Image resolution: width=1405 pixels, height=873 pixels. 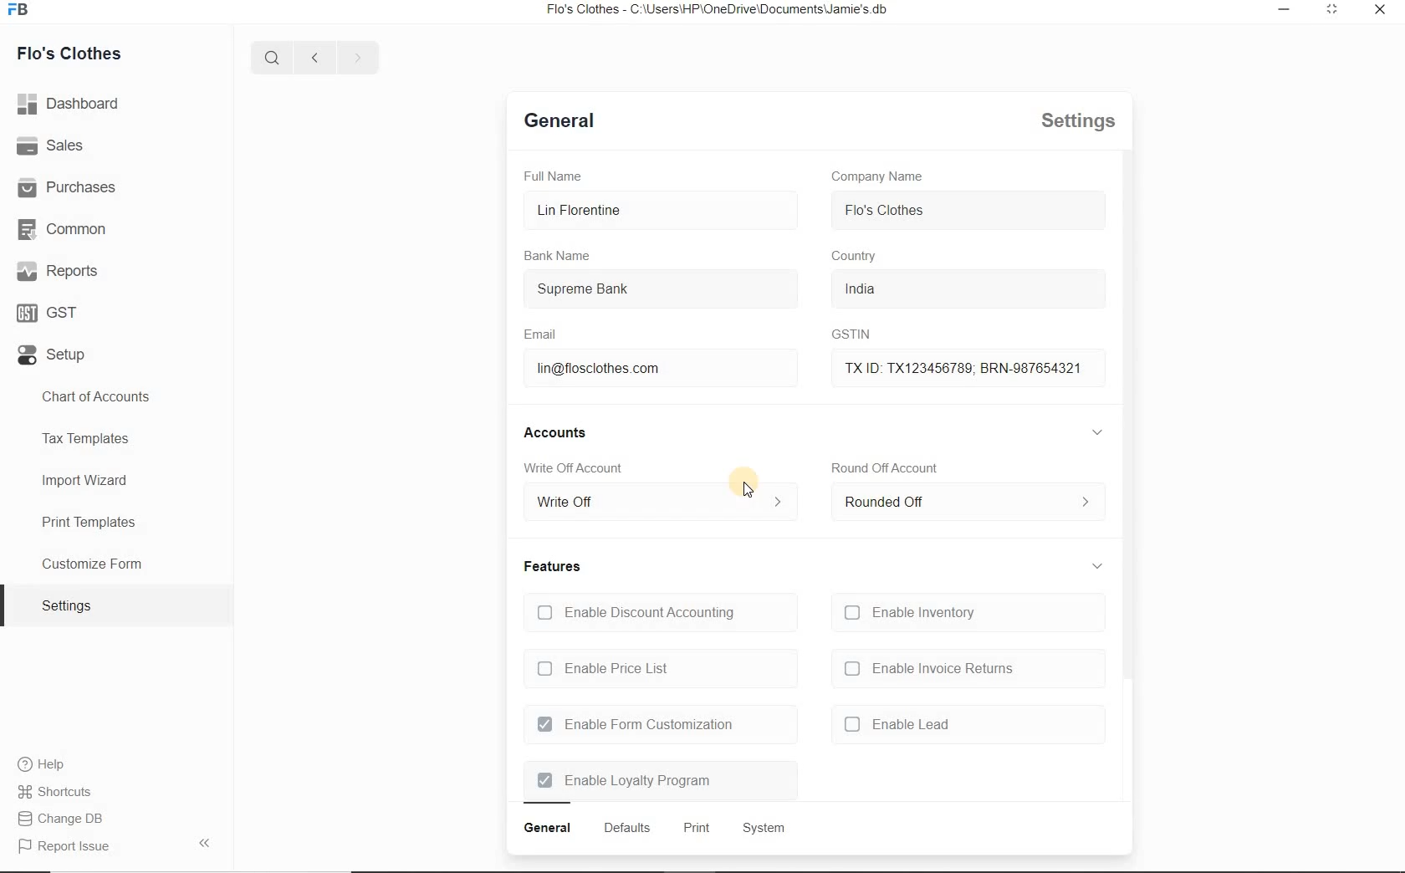 What do you see at coordinates (86, 482) in the screenshot?
I see `Import Wizard` at bounding box center [86, 482].